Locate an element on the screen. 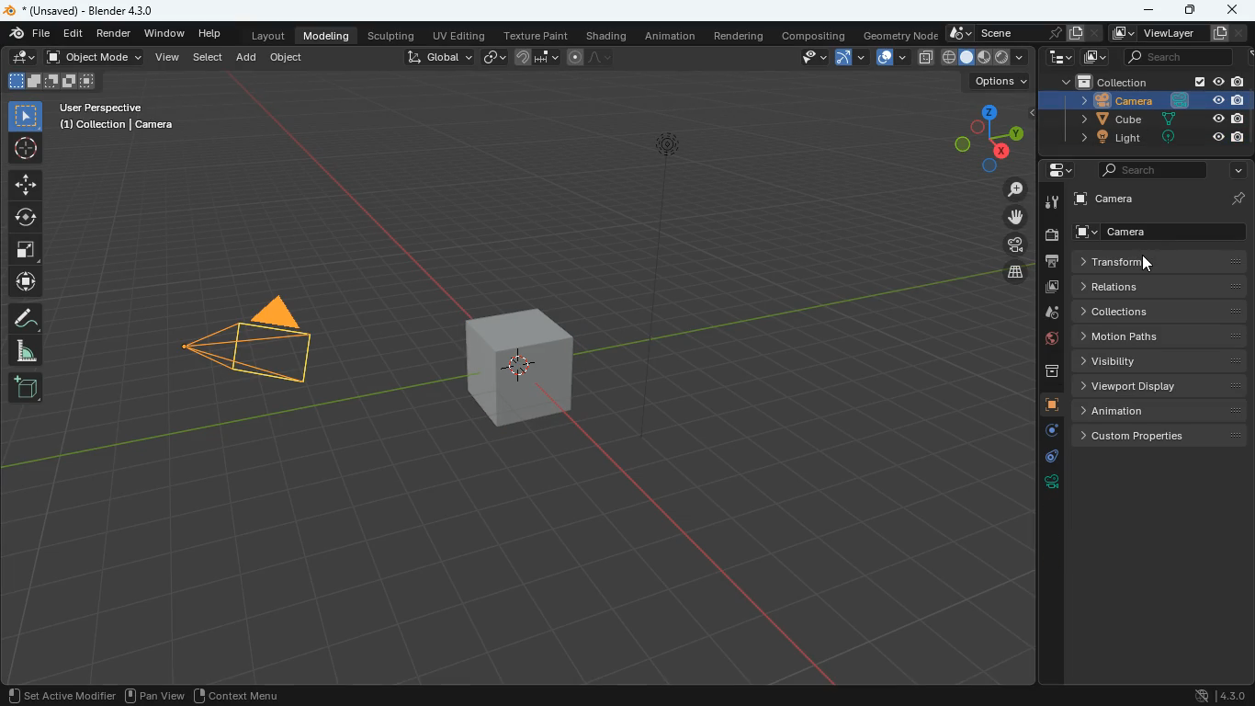  view is located at coordinates (806, 58).